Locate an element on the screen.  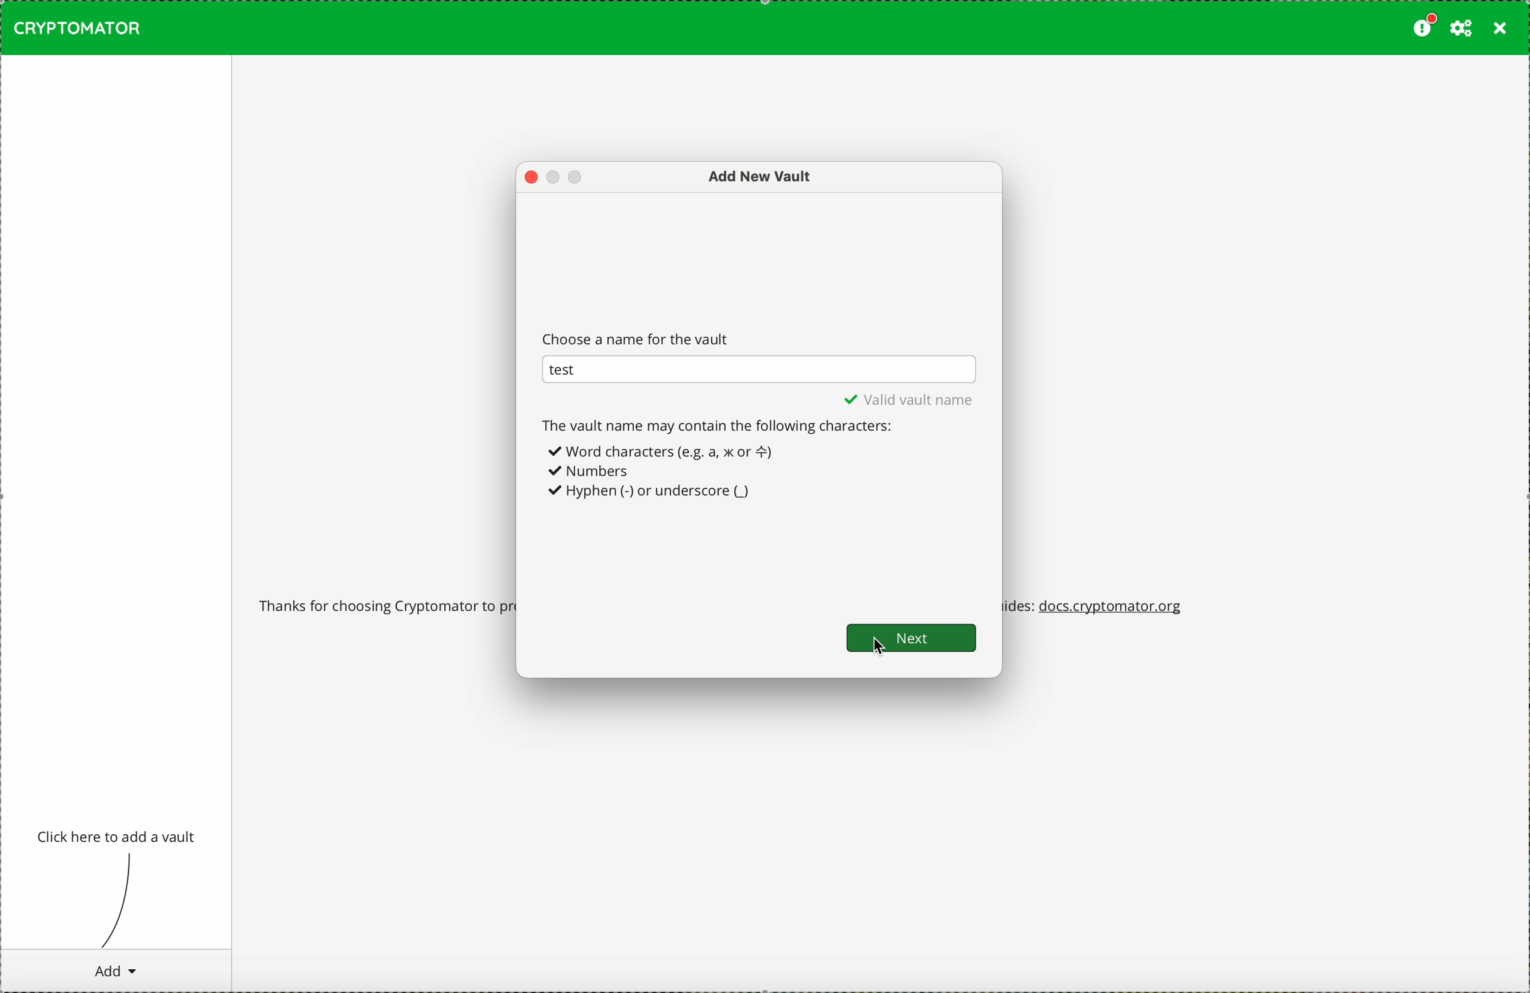
+ Word characters (e.g. a, x or =) is located at coordinates (665, 452).